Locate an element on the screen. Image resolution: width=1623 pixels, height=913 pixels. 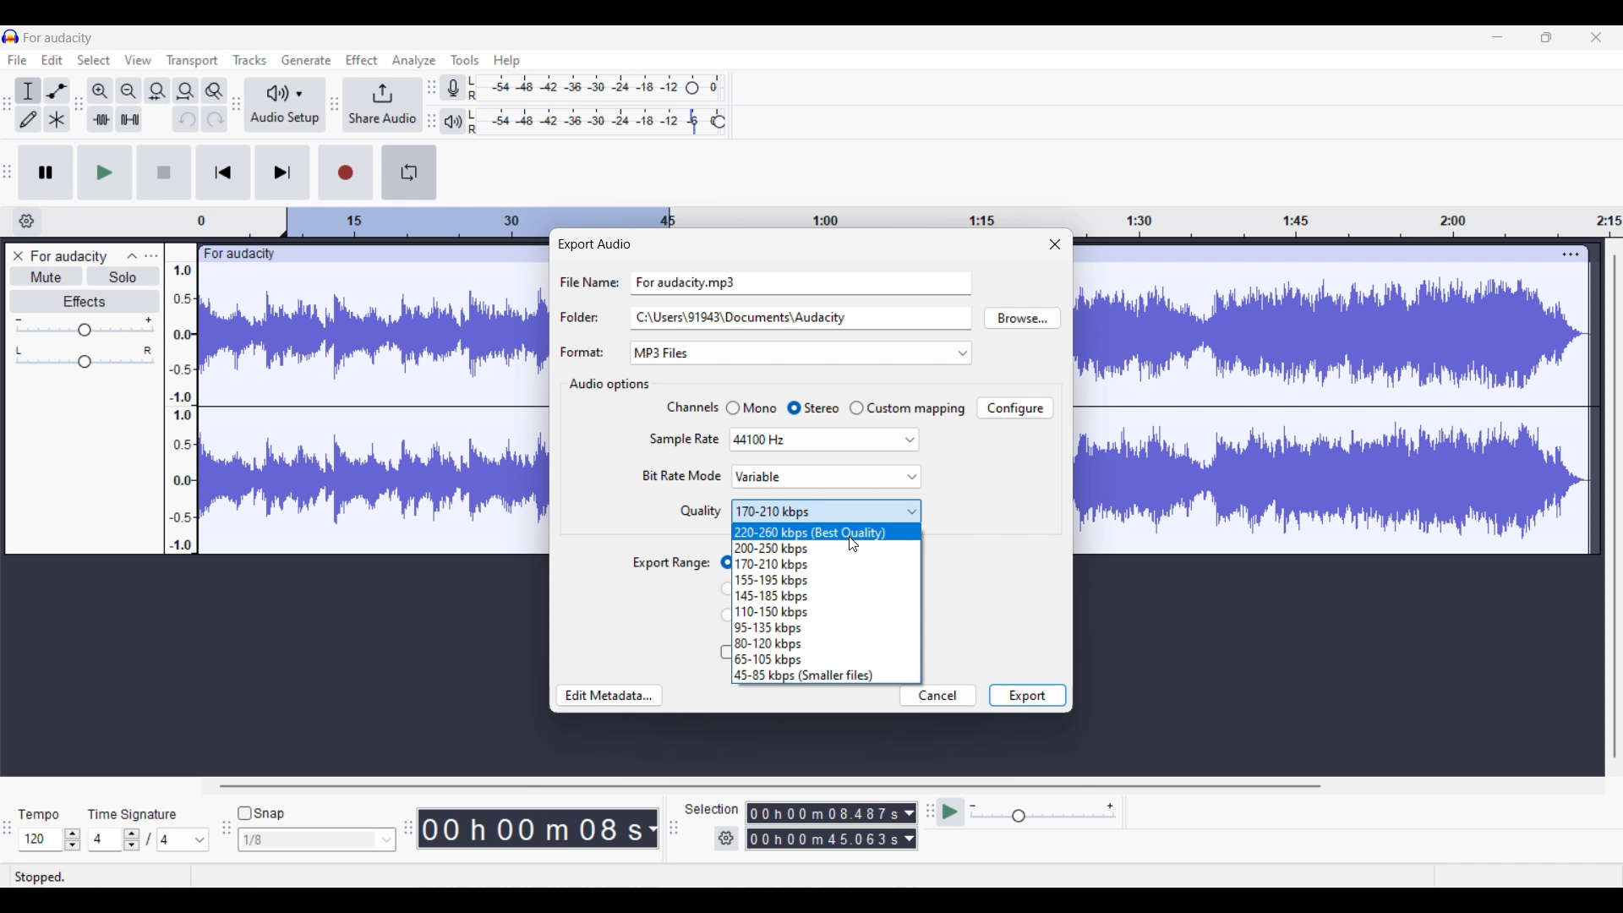
Multi-tool is located at coordinates (57, 119).